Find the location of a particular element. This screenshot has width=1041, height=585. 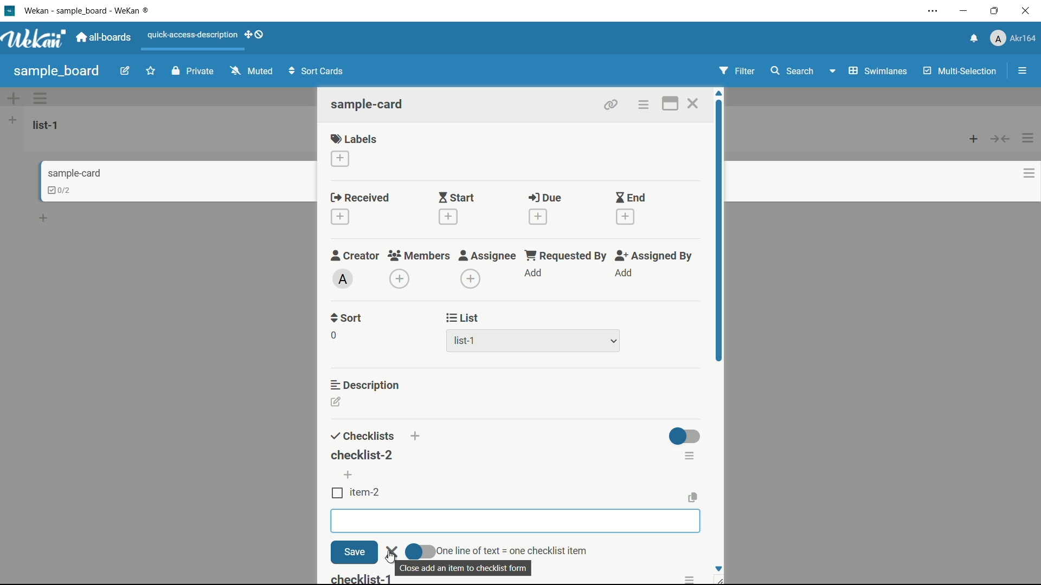

assignee is located at coordinates (487, 256).